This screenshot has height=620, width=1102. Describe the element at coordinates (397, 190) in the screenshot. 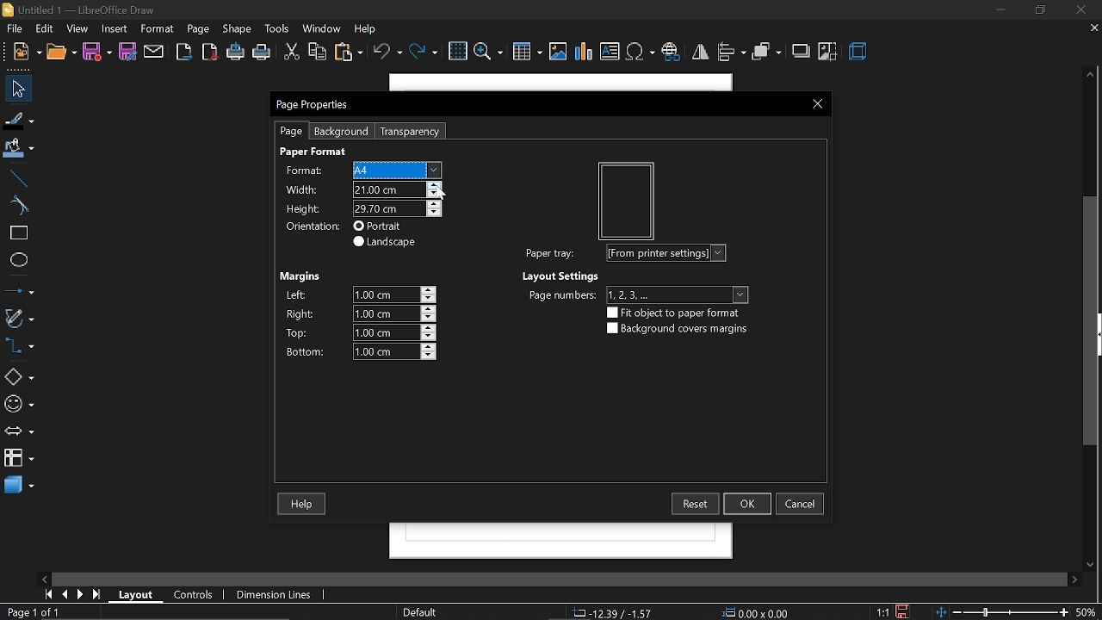

I see `21.40cm` at that location.